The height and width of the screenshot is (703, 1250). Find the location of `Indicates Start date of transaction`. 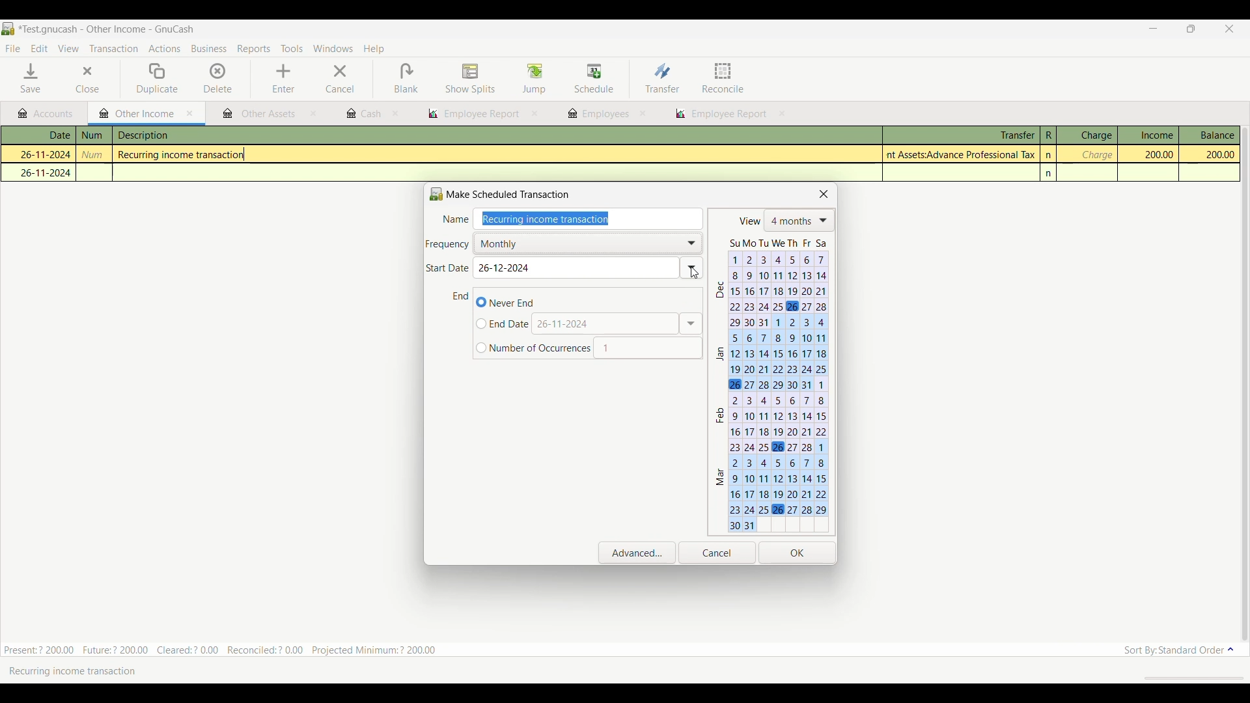

Indicates Start date of transaction is located at coordinates (448, 268).